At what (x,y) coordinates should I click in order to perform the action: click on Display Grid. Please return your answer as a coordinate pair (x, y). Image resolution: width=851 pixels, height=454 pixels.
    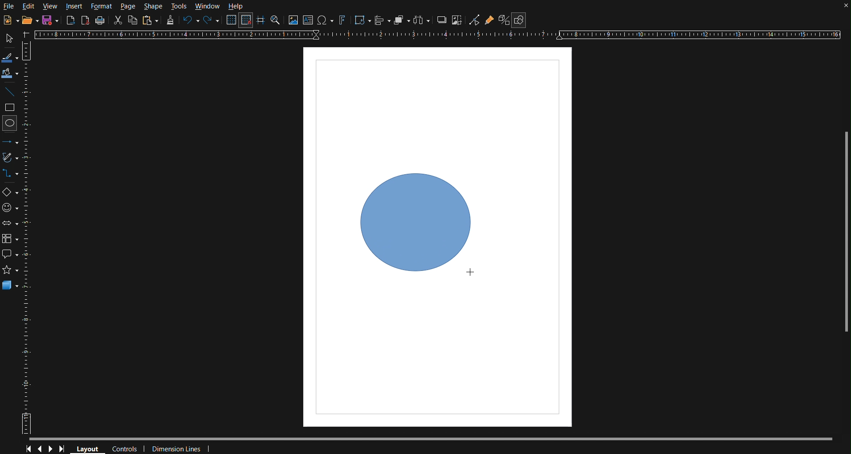
    Looking at the image, I should click on (231, 20).